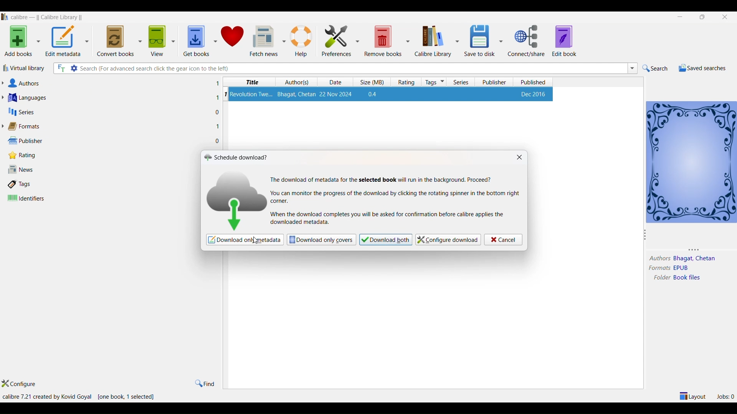 This screenshot has height=414, width=737. Describe the element at coordinates (701, 67) in the screenshot. I see `saved searches` at that location.